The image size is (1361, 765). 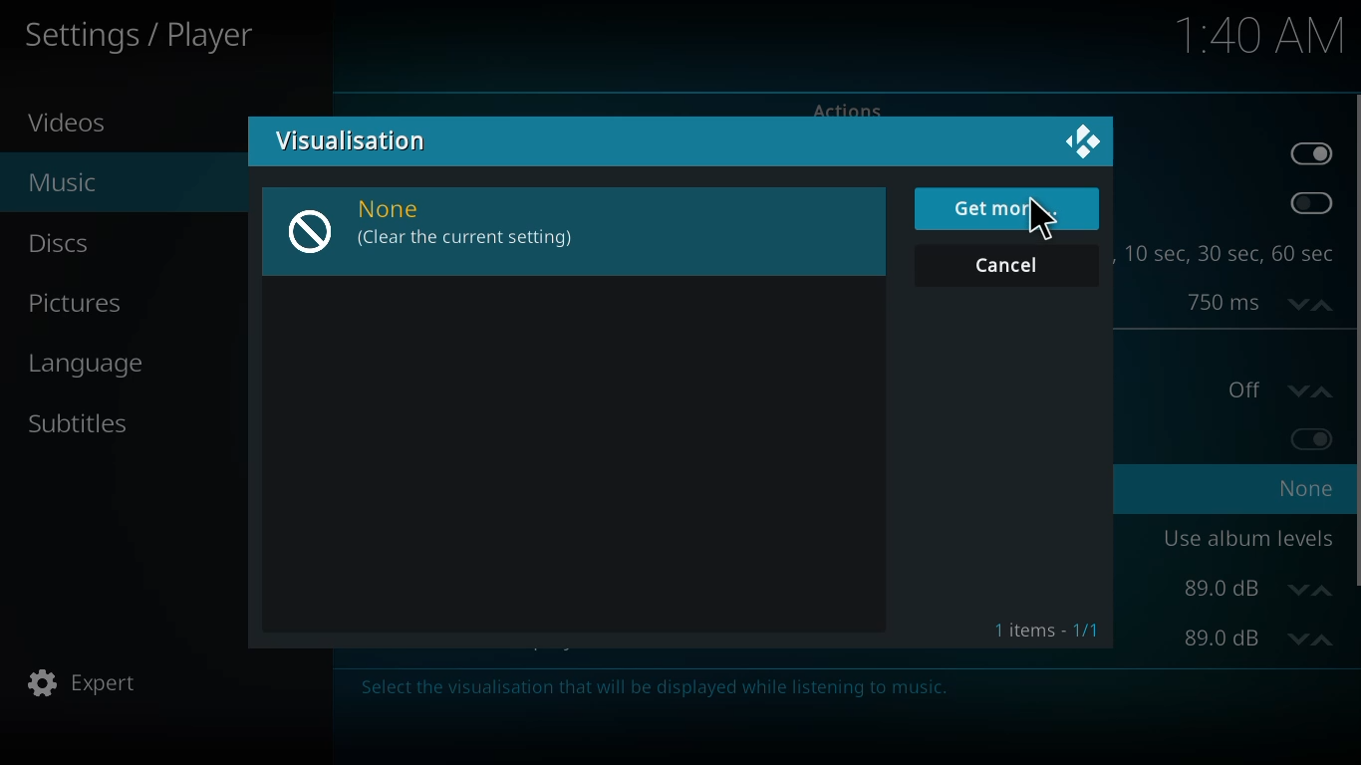 What do you see at coordinates (1043, 217) in the screenshot?
I see `cursor` at bounding box center [1043, 217].